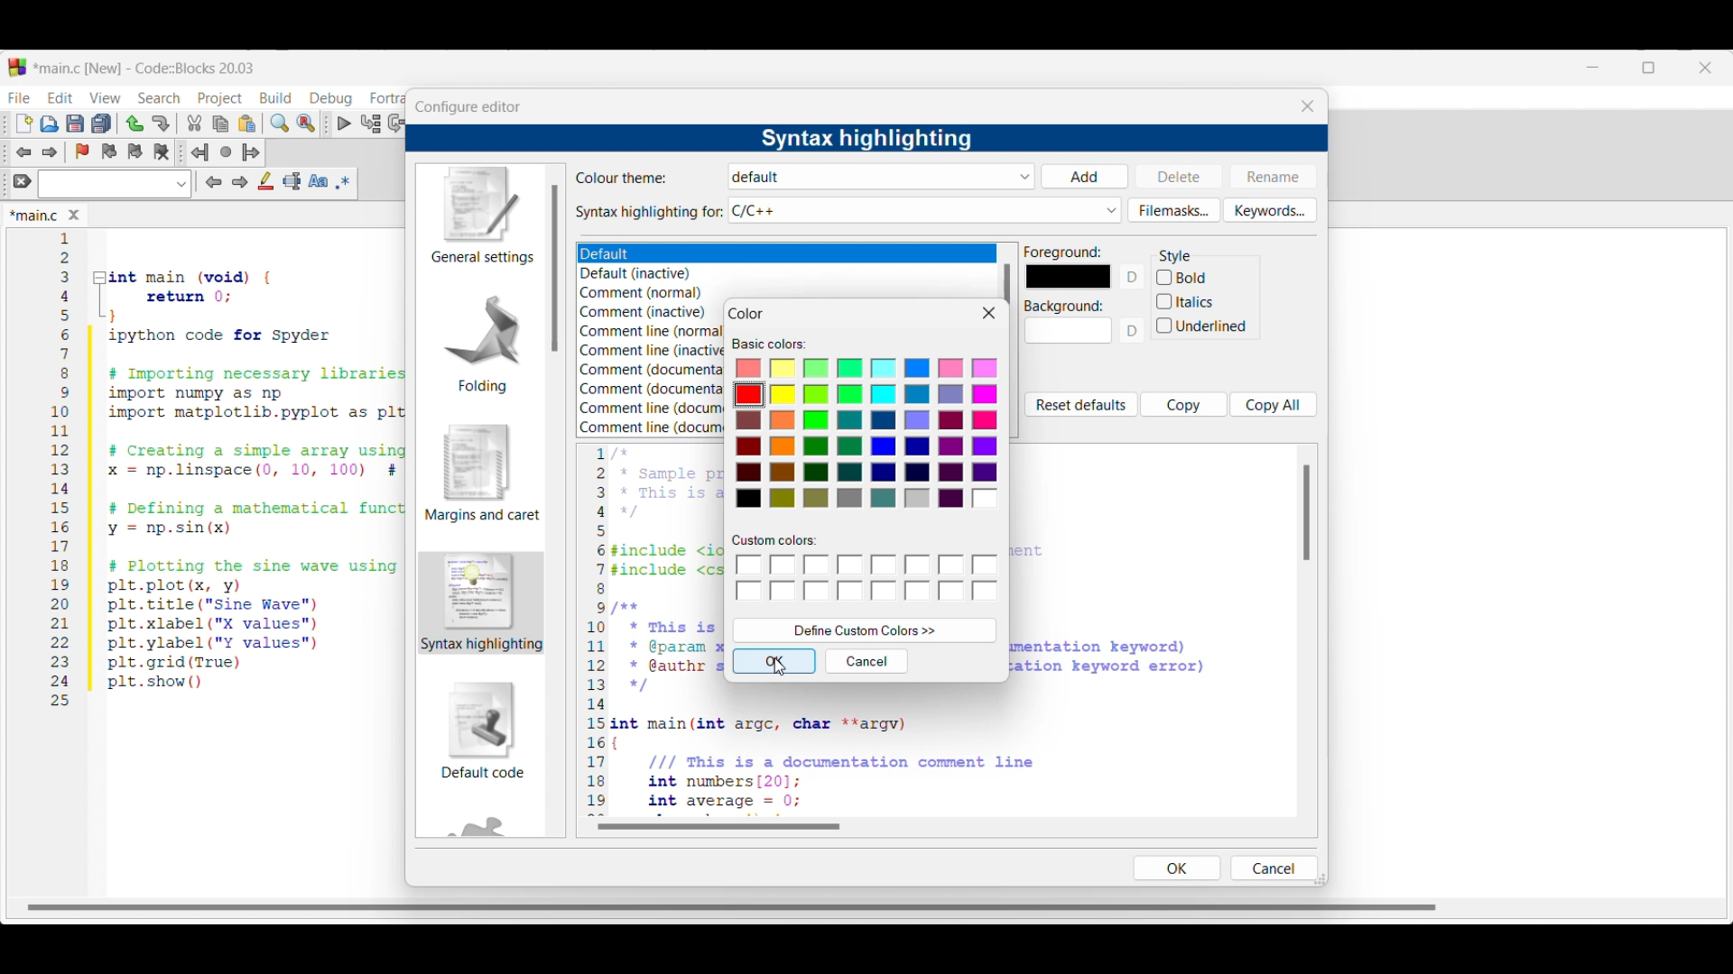 The image size is (1733, 974). What do you see at coordinates (1307, 512) in the screenshot?
I see `Vertical slide bar` at bounding box center [1307, 512].